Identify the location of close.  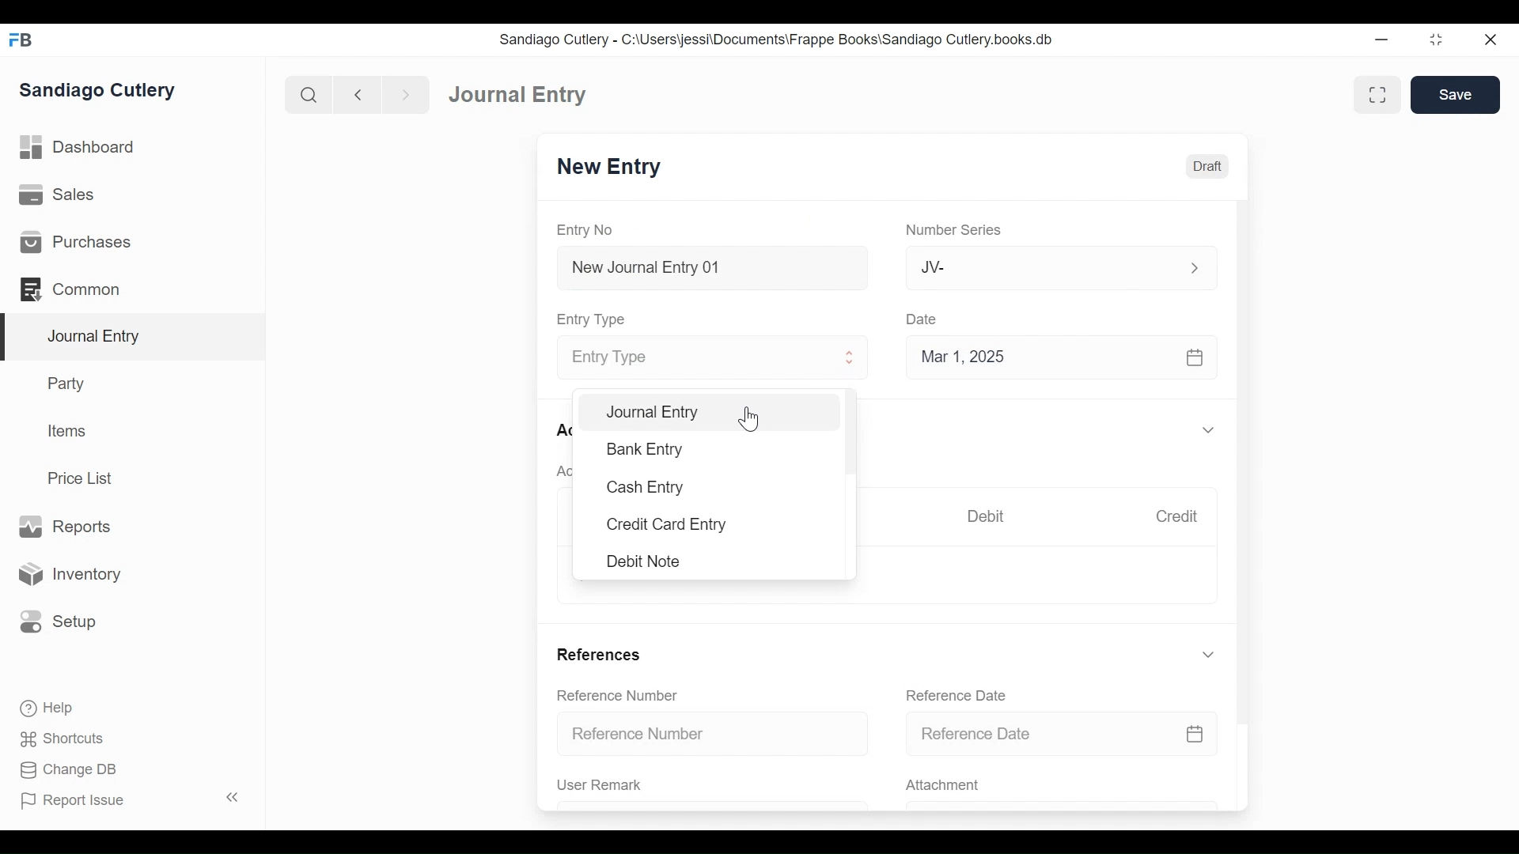
(1496, 38).